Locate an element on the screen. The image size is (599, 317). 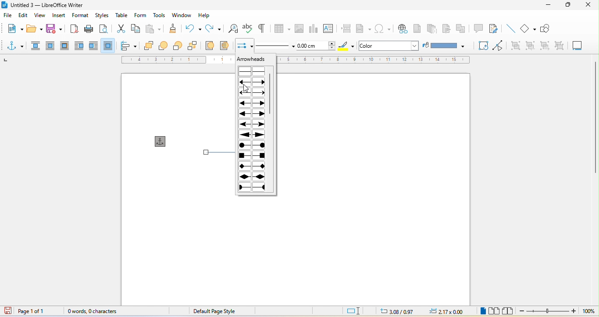
through is located at coordinates (107, 45).